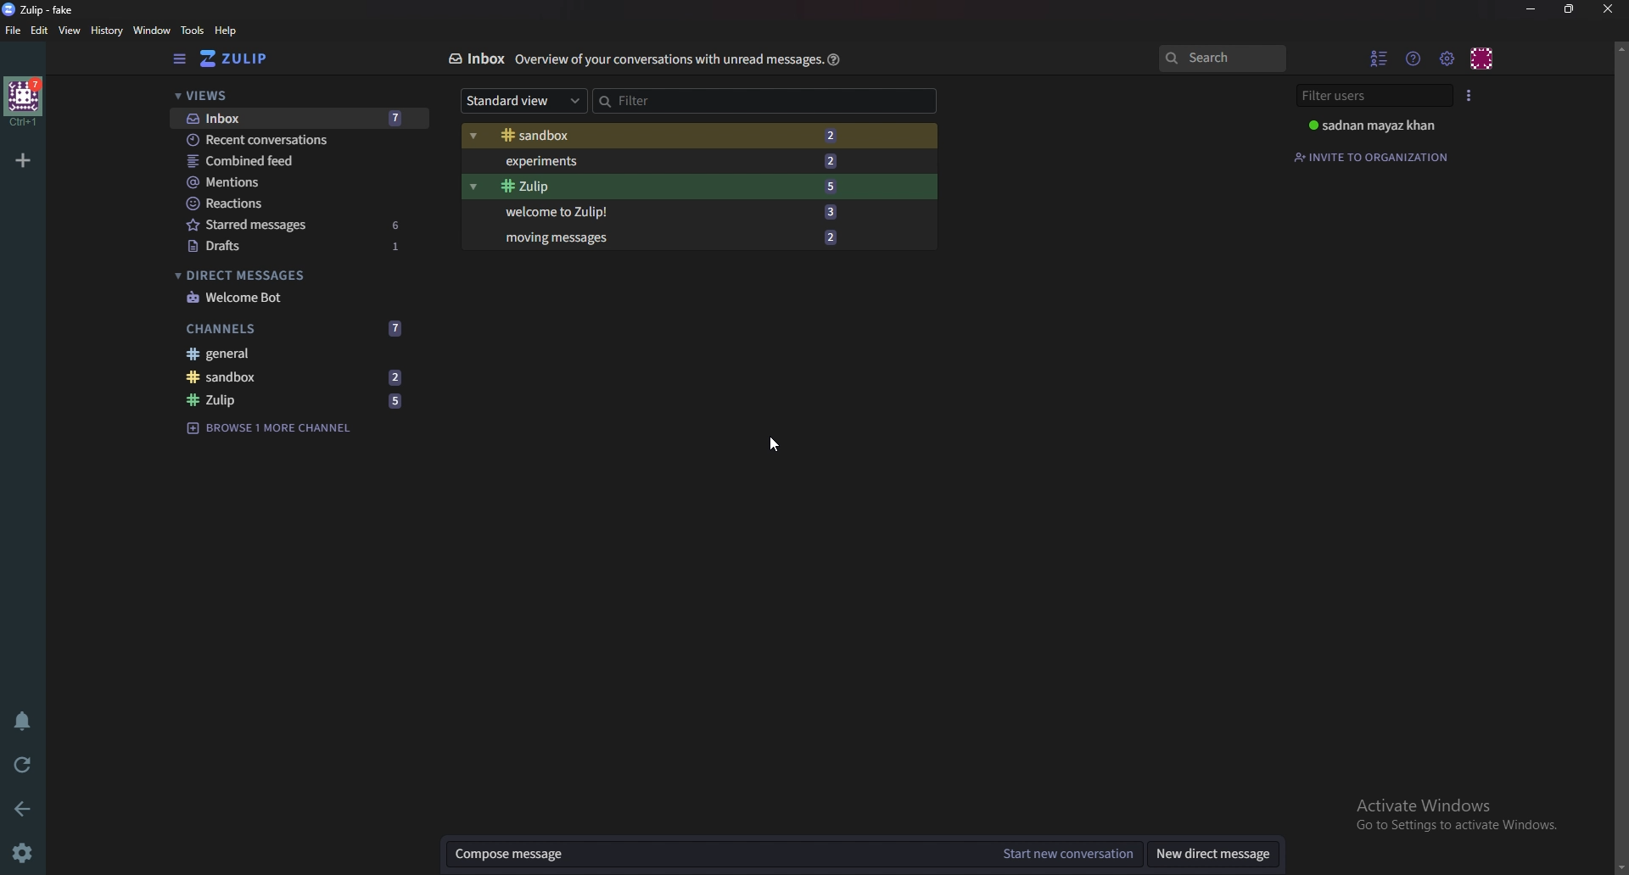 The width and height of the screenshot is (1629, 875). Describe the element at coordinates (672, 102) in the screenshot. I see `Filter` at that location.